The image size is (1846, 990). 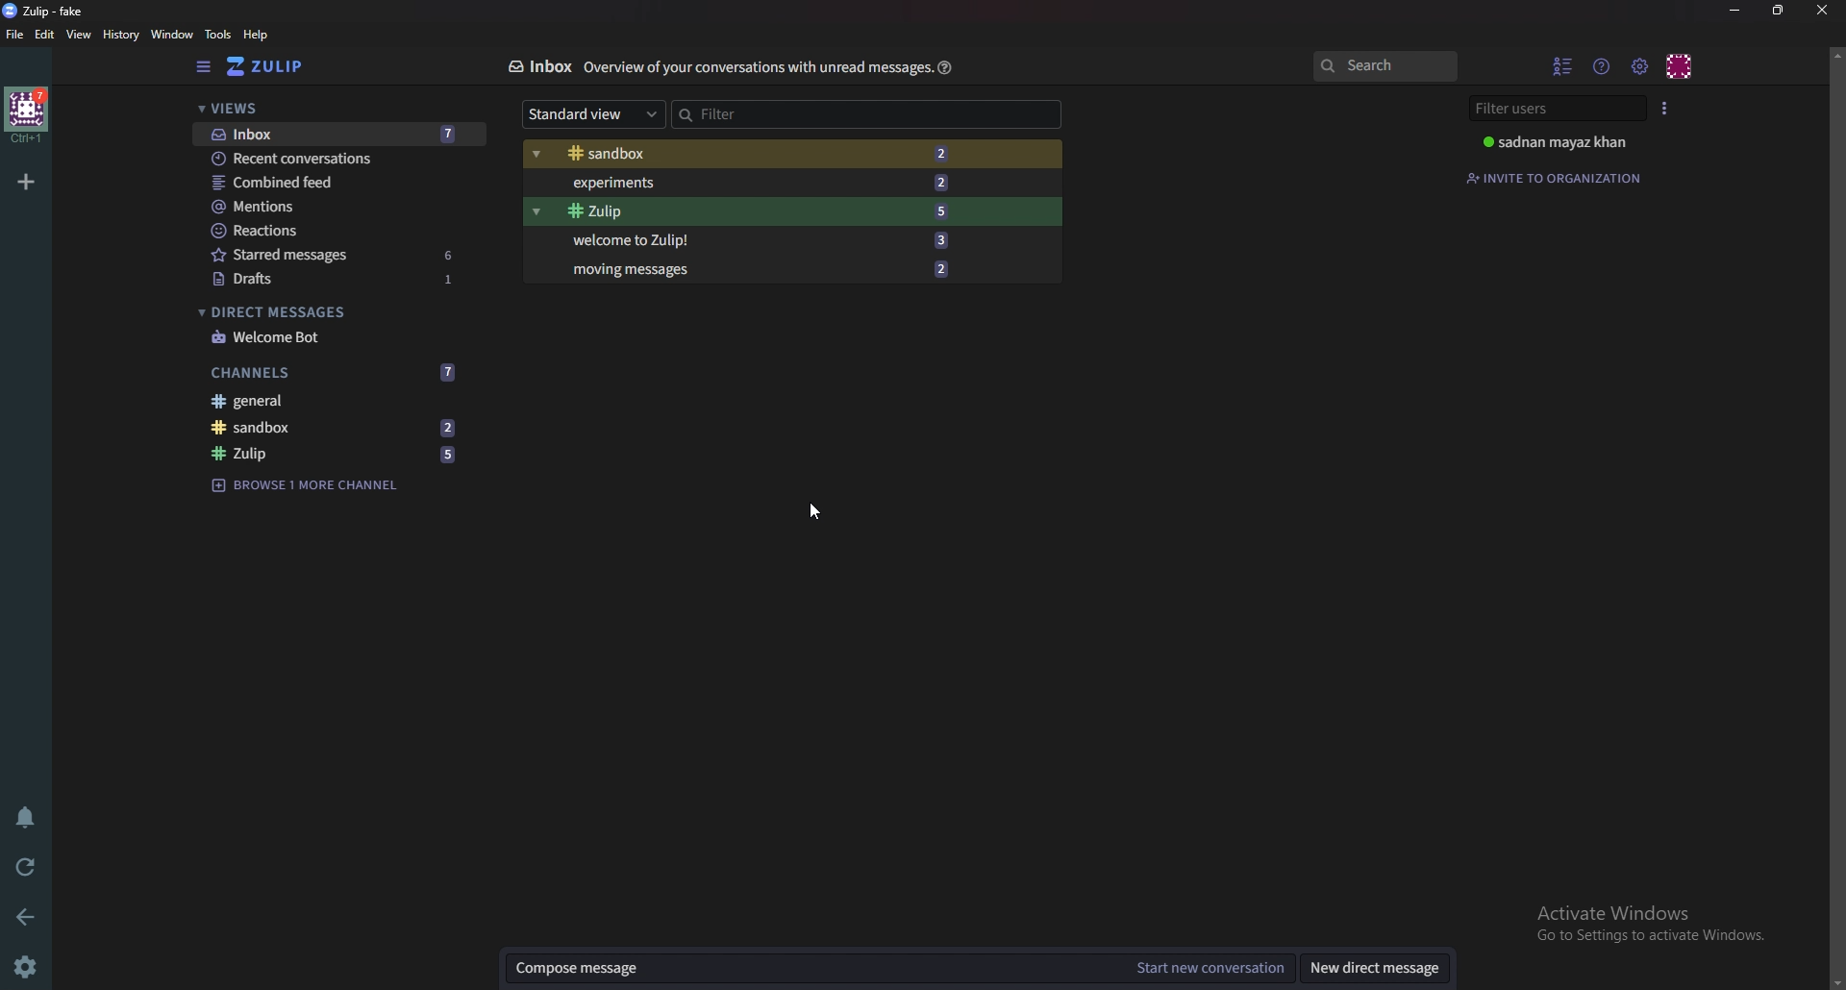 What do you see at coordinates (15, 35) in the screenshot?
I see `File` at bounding box center [15, 35].